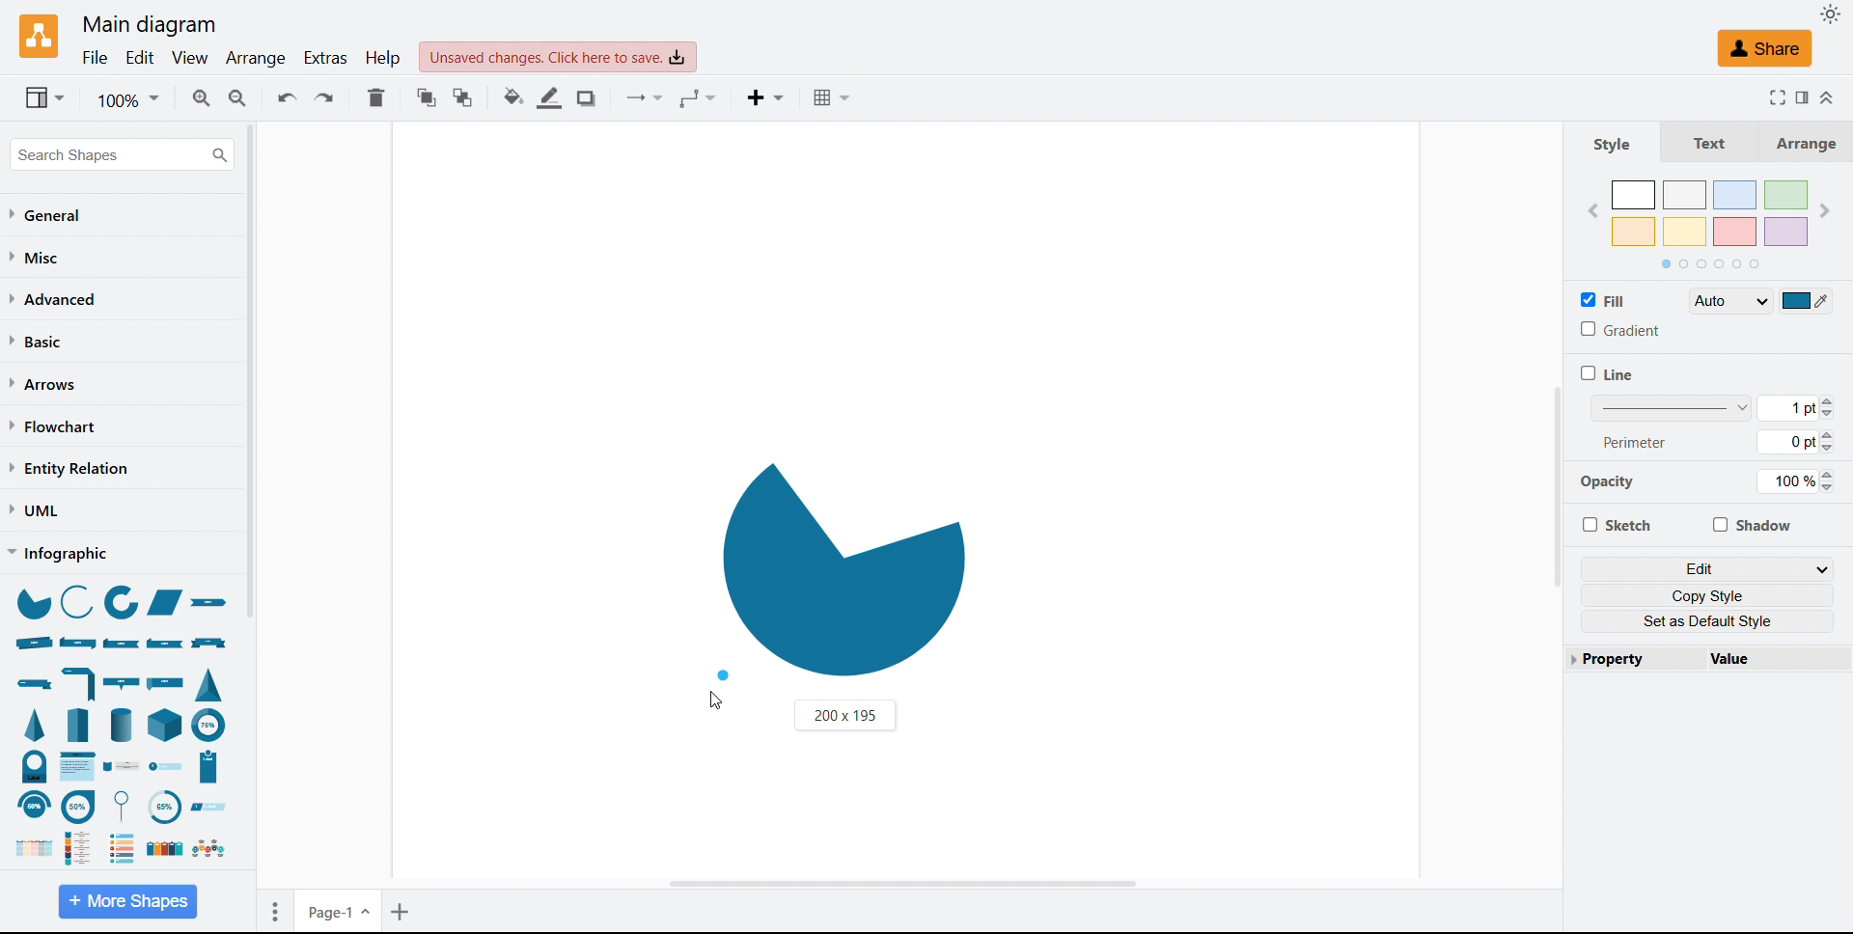  What do you see at coordinates (1708, 568) in the screenshot?
I see `Edit options ` at bounding box center [1708, 568].